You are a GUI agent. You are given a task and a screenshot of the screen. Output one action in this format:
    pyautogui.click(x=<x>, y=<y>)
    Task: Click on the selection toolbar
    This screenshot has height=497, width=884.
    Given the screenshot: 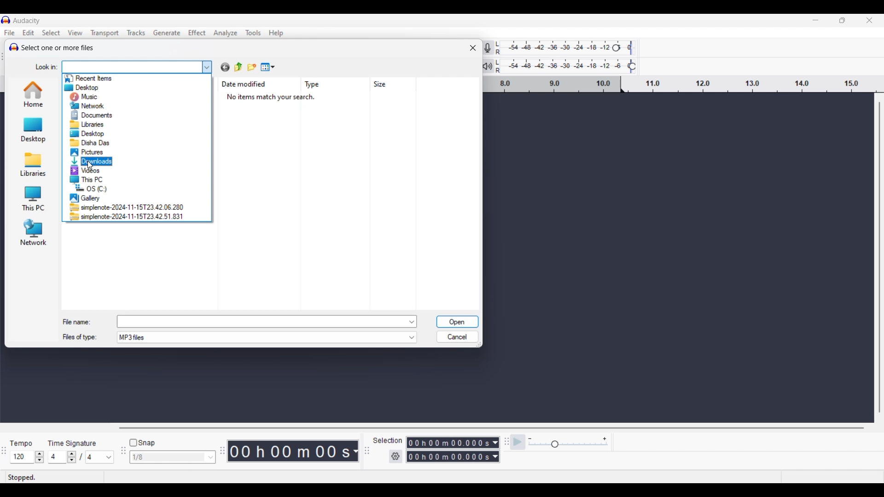 What is the action you would take?
    pyautogui.click(x=365, y=451)
    